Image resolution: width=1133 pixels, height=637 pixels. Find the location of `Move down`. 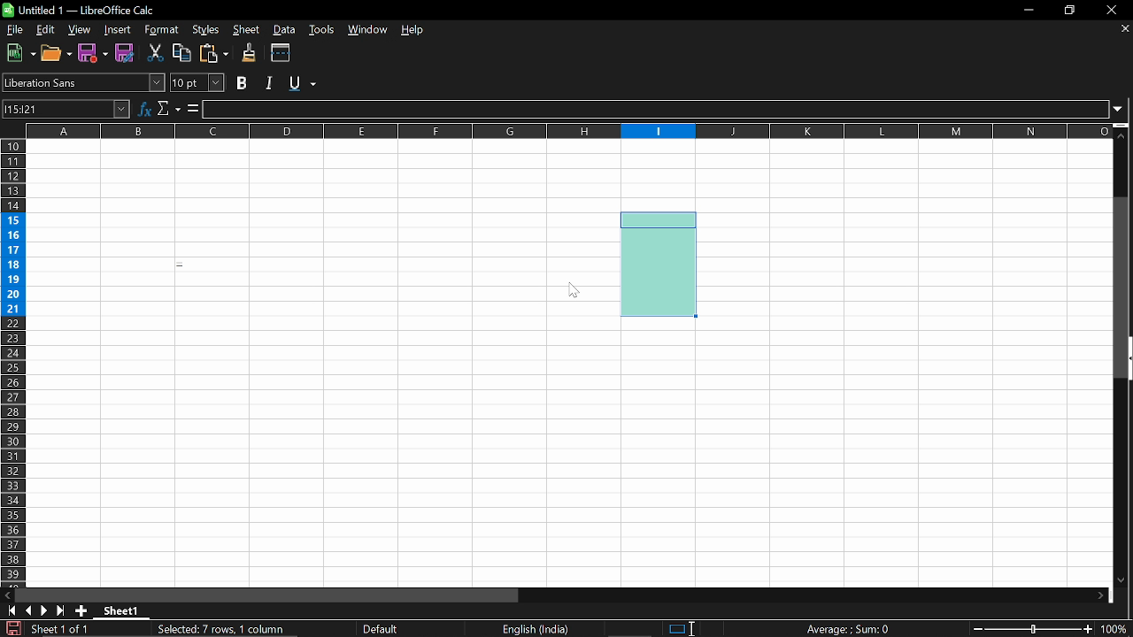

Move down is located at coordinates (1126, 580).